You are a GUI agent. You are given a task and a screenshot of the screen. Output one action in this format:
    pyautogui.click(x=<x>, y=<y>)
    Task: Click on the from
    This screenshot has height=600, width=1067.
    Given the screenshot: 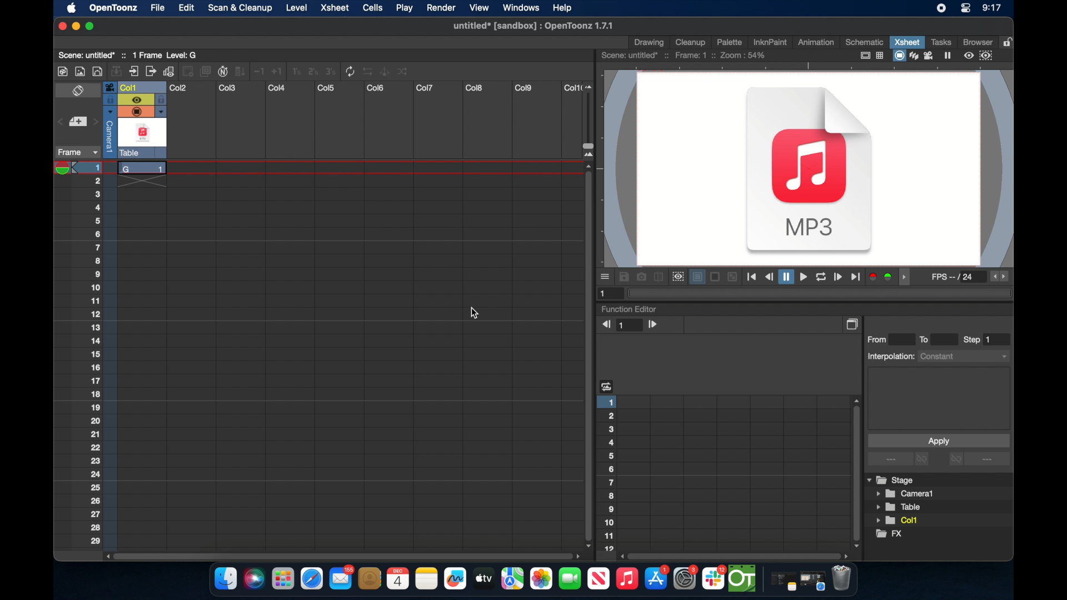 What is the action you would take?
    pyautogui.click(x=880, y=339)
    